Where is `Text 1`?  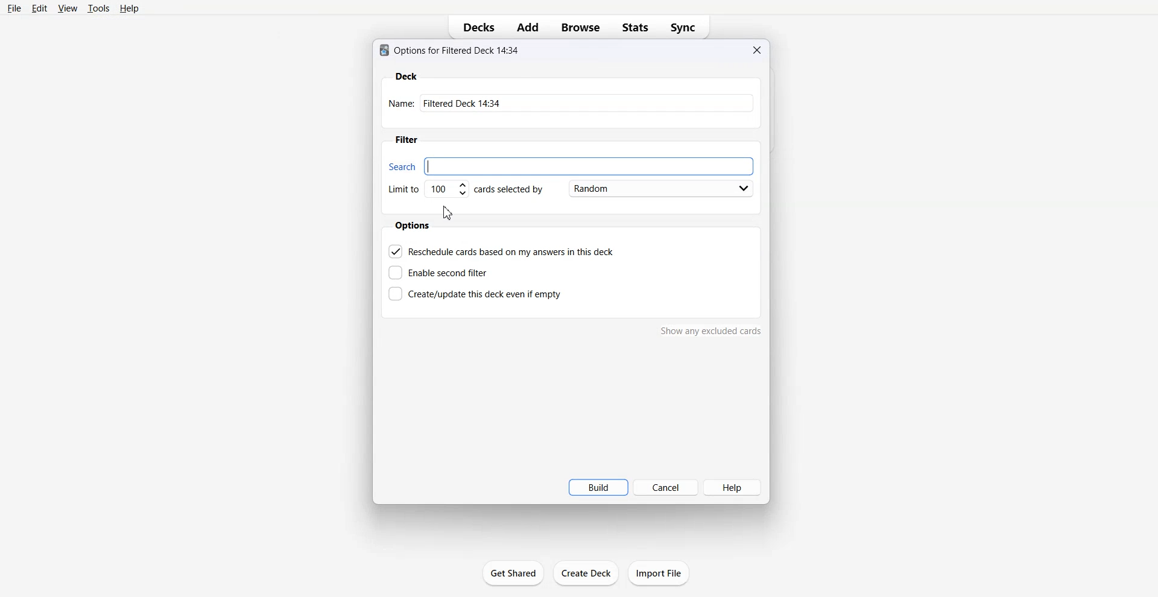
Text 1 is located at coordinates (449, 51).